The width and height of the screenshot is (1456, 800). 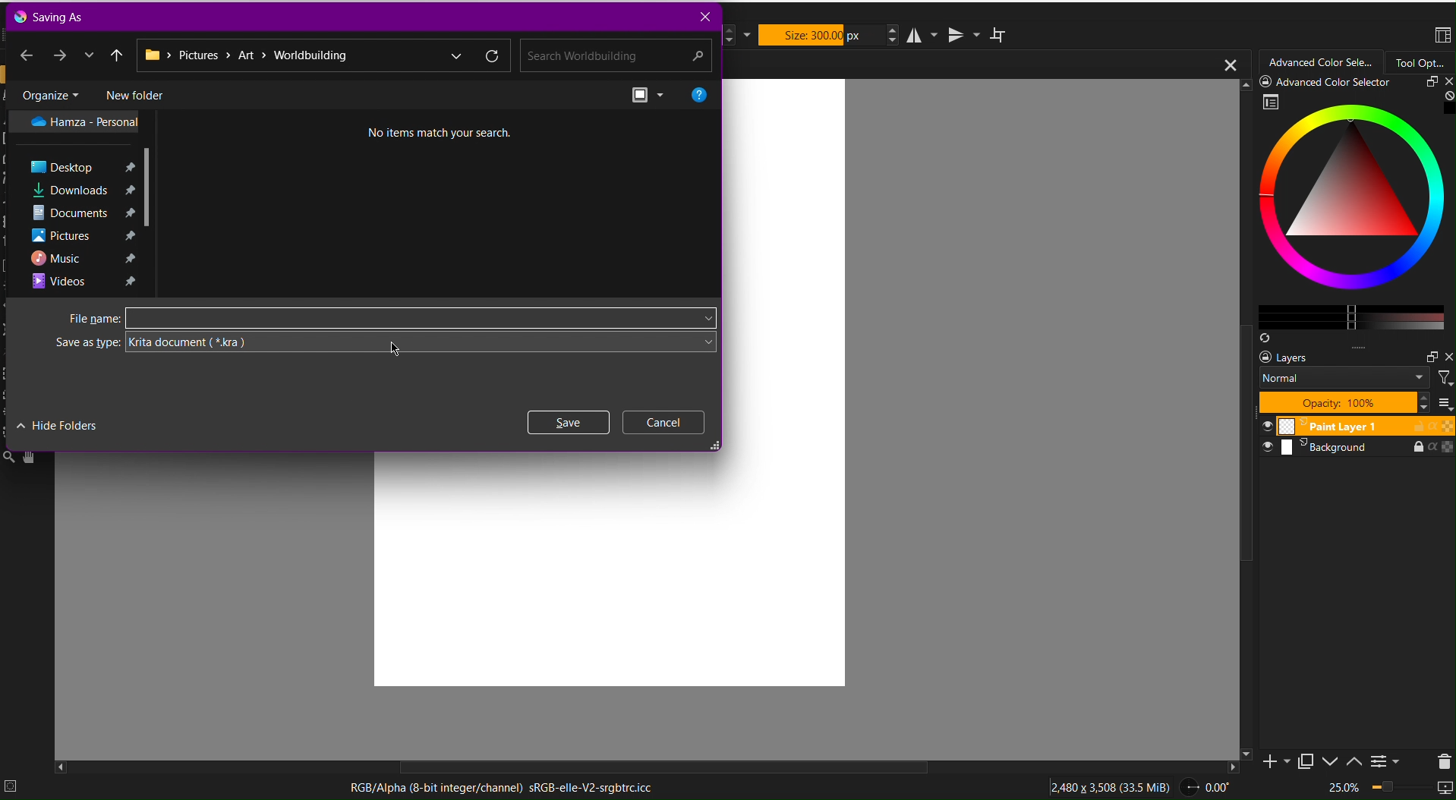 What do you see at coordinates (429, 131) in the screenshot?
I see `No items match your search` at bounding box center [429, 131].